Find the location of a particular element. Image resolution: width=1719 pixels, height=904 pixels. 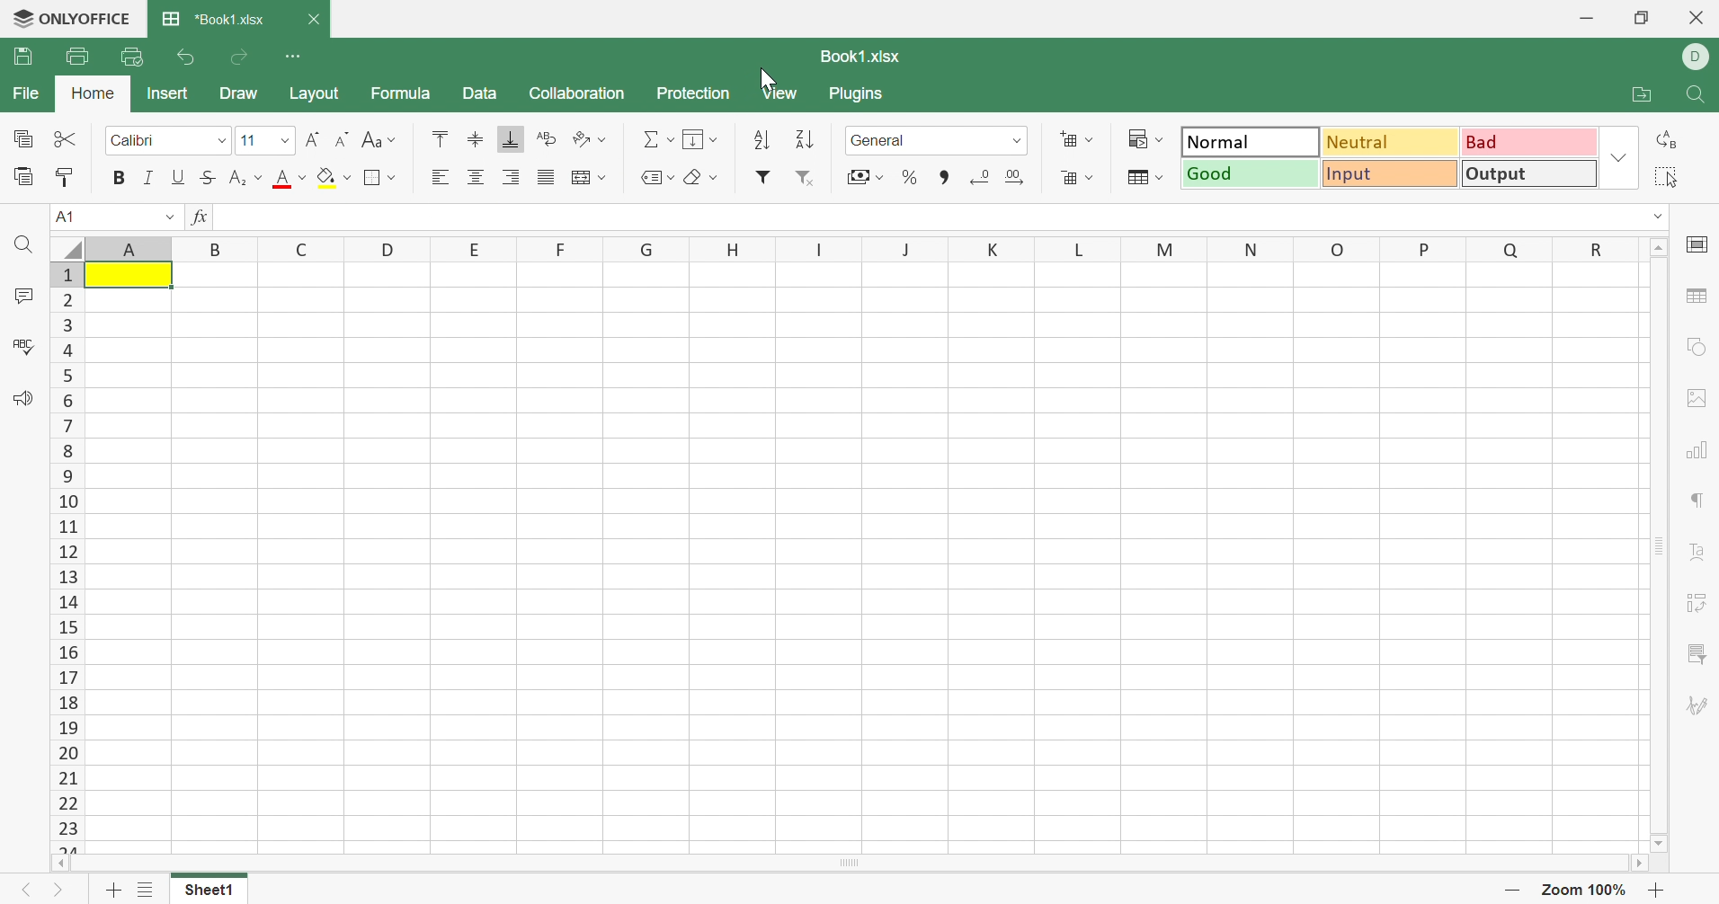

Font color is located at coordinates (288, 179).